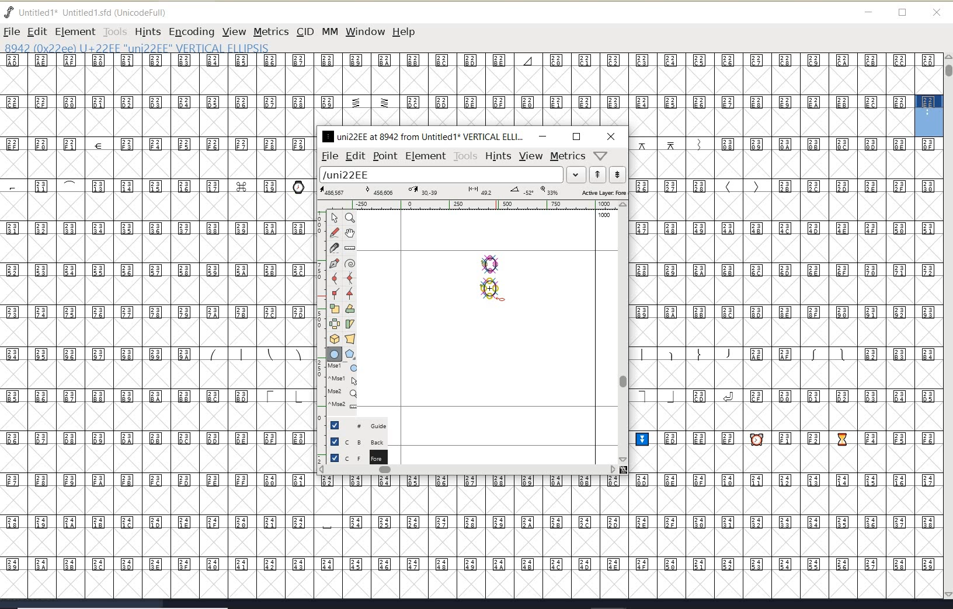 The image size is (953, 609). I want to click on METRICS, so click(271, 32).